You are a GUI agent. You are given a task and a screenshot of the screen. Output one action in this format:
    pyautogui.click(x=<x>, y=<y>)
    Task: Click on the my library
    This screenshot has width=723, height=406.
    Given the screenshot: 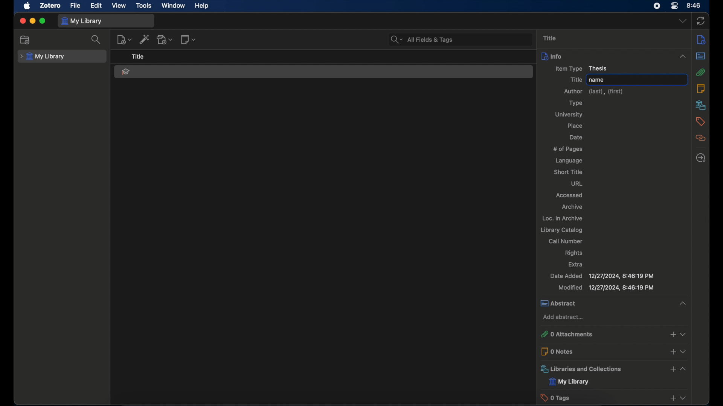 What is the action you would take?
    pyautogui.click(x=570, y=382)
    